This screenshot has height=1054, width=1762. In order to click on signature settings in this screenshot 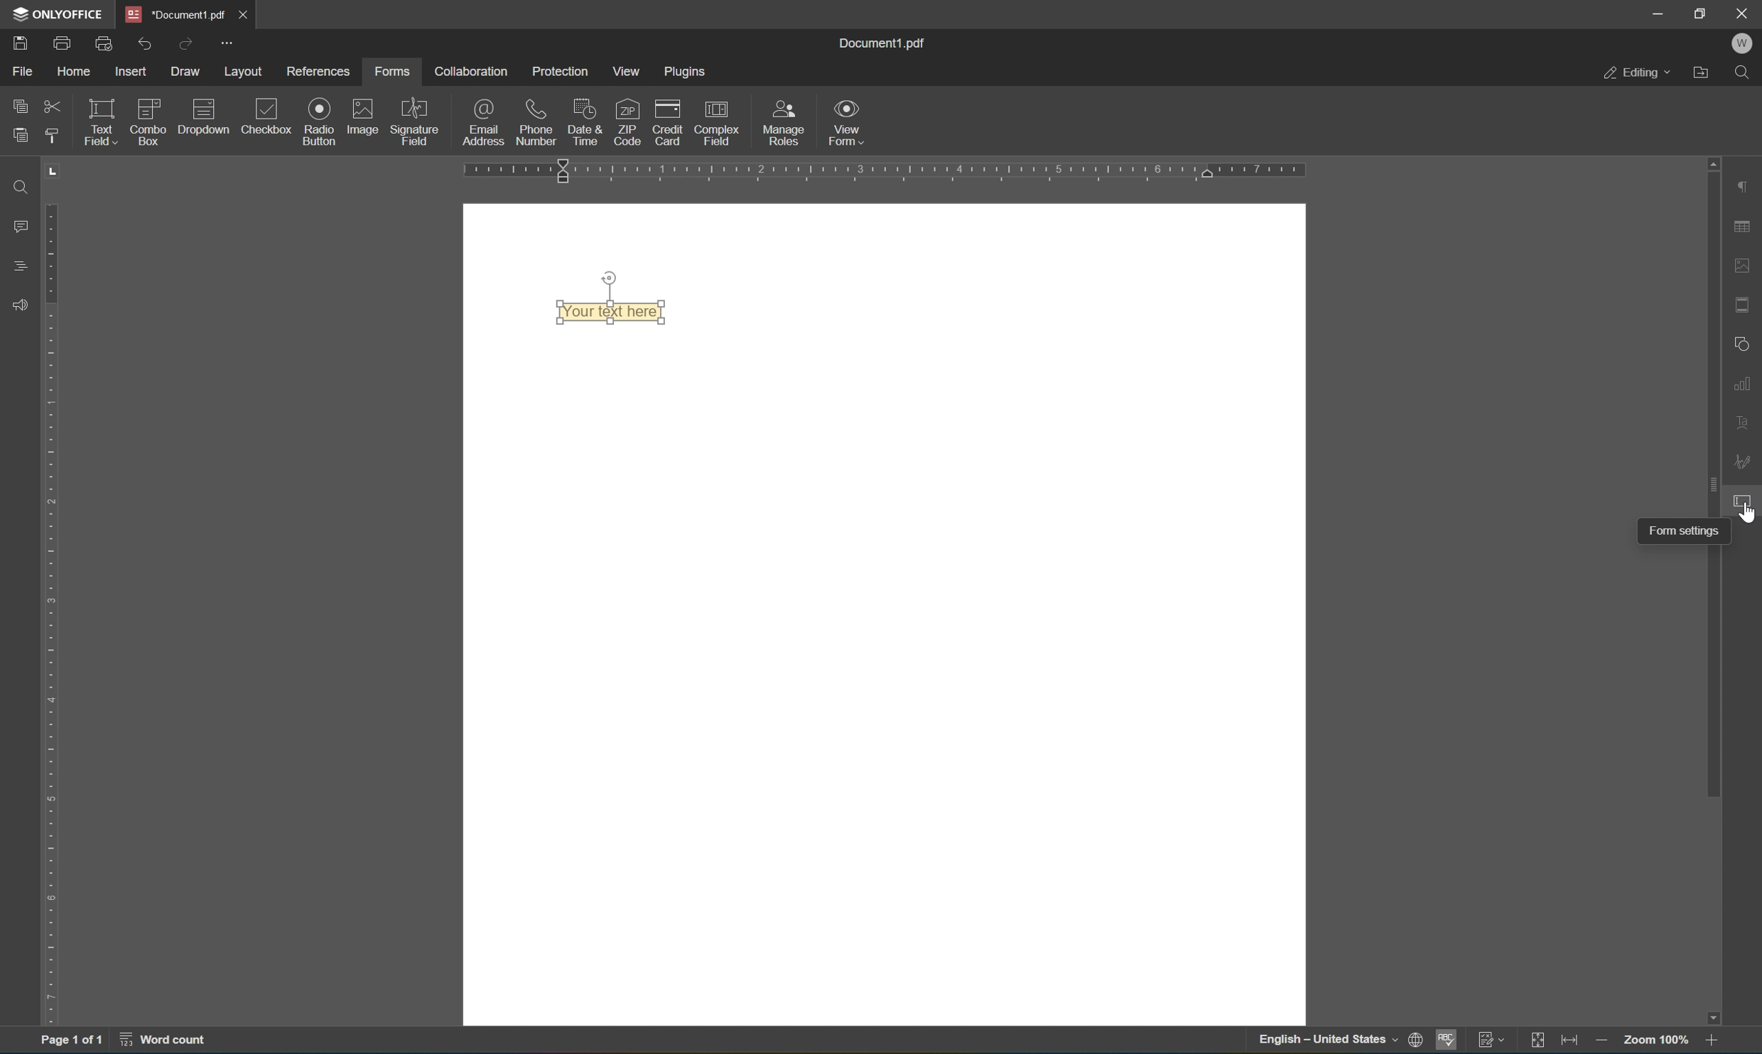, I will do `click(1744, 462)`.